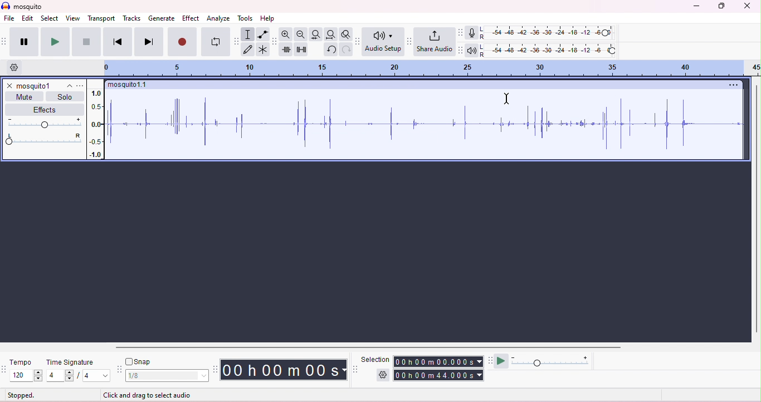 The width and height of the screenshot is (761, 402). What do you see at coordinates (383, 374) in the screenshot?
I see `selection options` at bounding box center [383, 374].